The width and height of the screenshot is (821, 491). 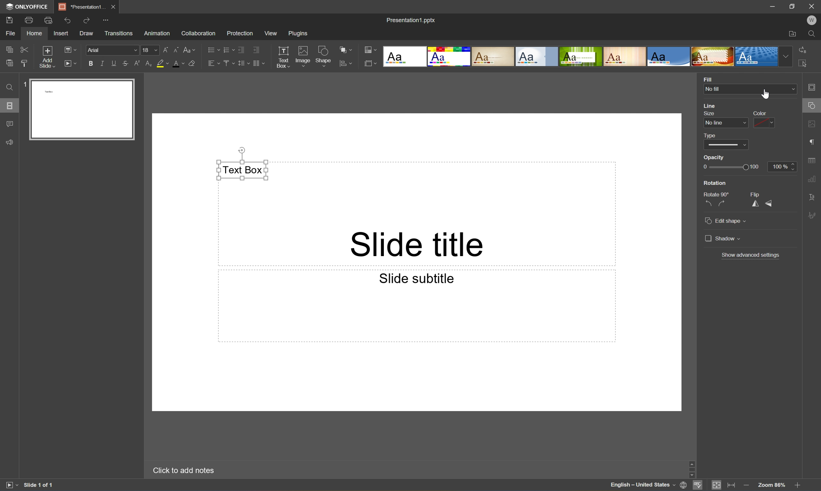 What do you see at coordinates (683, 485) in the screenshot?
I see `Set document language` at bounding box center [683, 485].